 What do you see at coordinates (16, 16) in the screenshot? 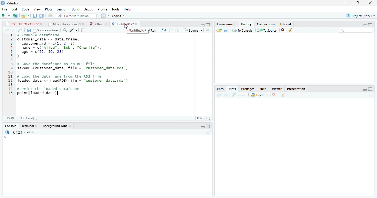
I see `new project` at bounding box center [16, 16].